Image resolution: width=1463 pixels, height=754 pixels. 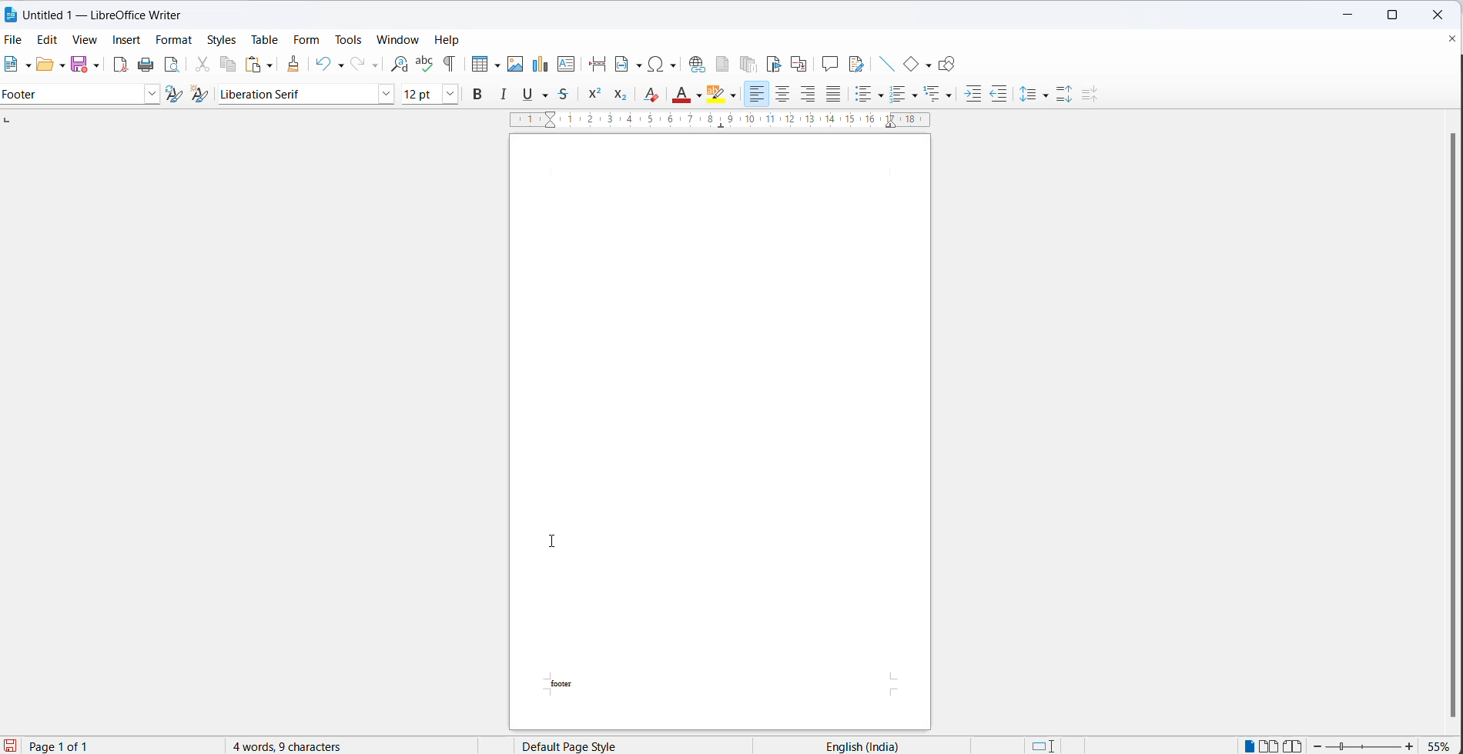 What do you see at coordinates (173, 39) in the screenshot?
I see `format` at bounding box center [173, 39].